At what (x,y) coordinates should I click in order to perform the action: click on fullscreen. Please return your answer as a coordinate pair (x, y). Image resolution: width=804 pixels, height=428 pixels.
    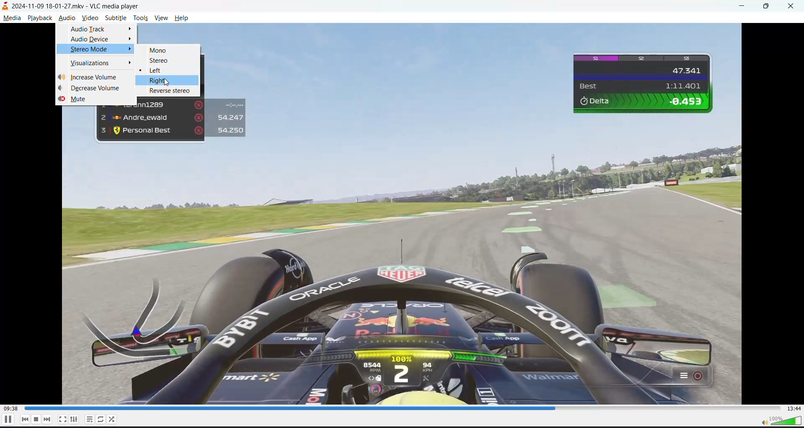
    Looking at the image, I should click on (62, 419).